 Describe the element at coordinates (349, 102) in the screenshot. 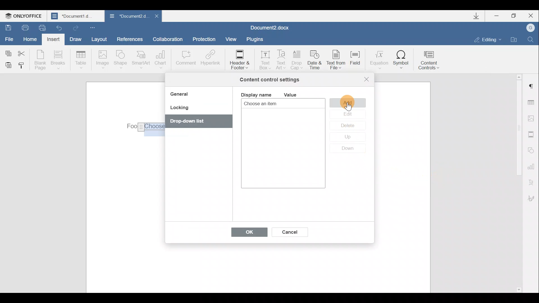

I see `Add` at that location.